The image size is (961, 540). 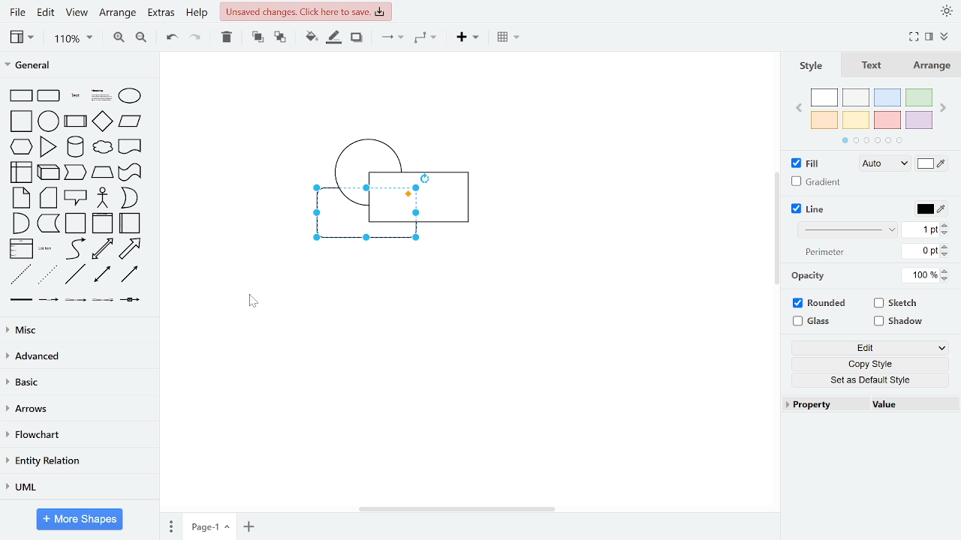 I want to click on increase perimeter, so click(x=945, y=246).